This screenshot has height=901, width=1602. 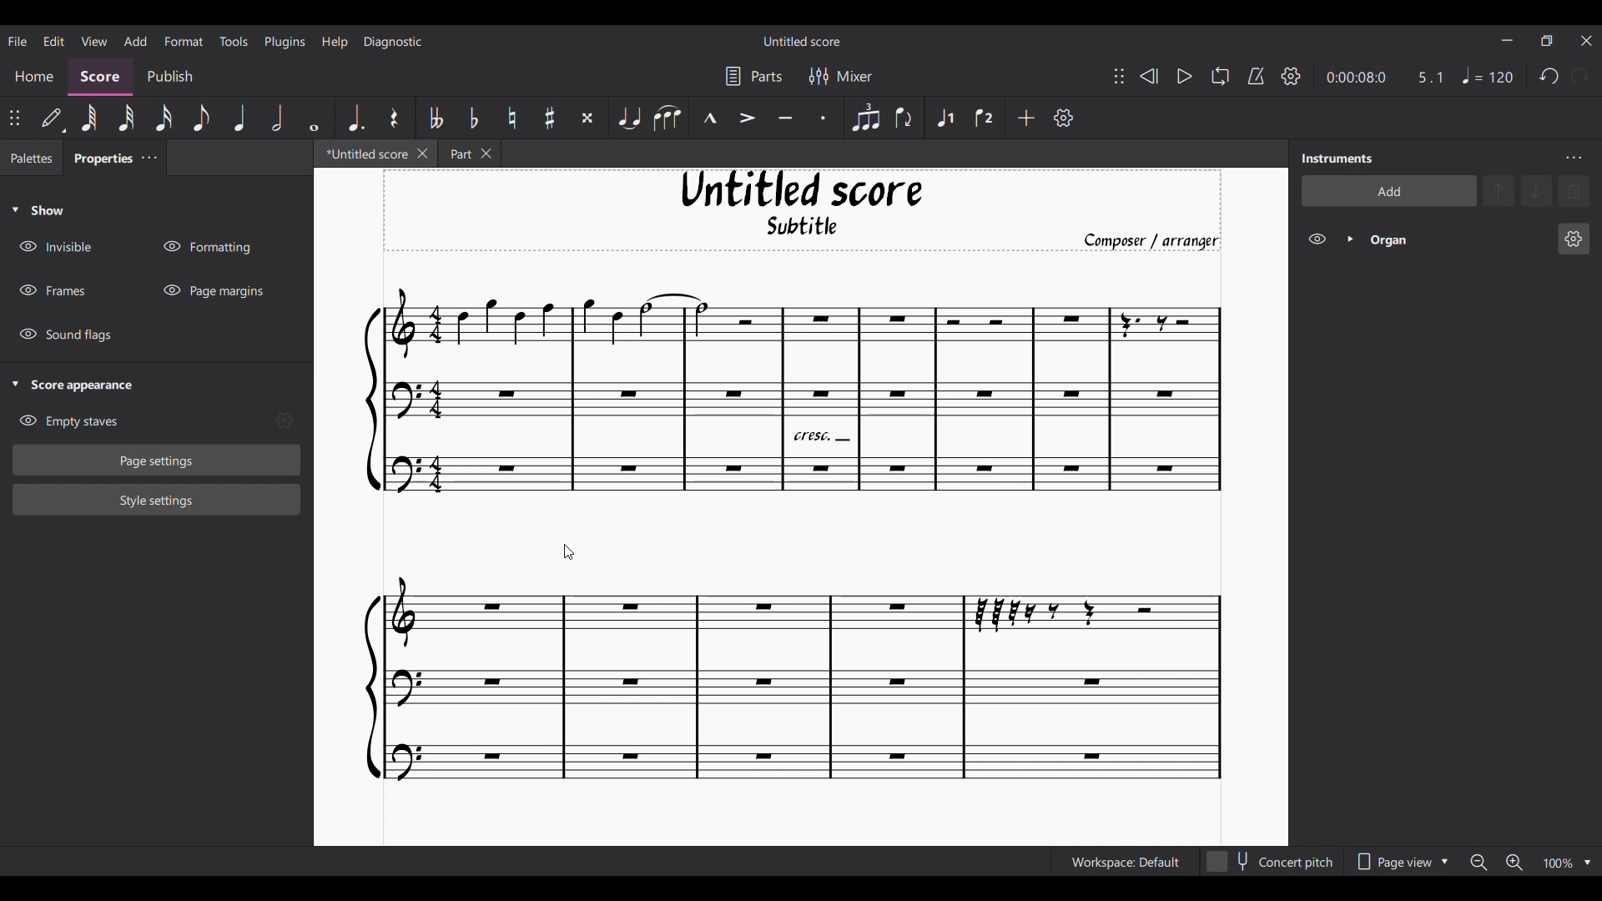 I want to click on View menu, so click(x=93, y=40).